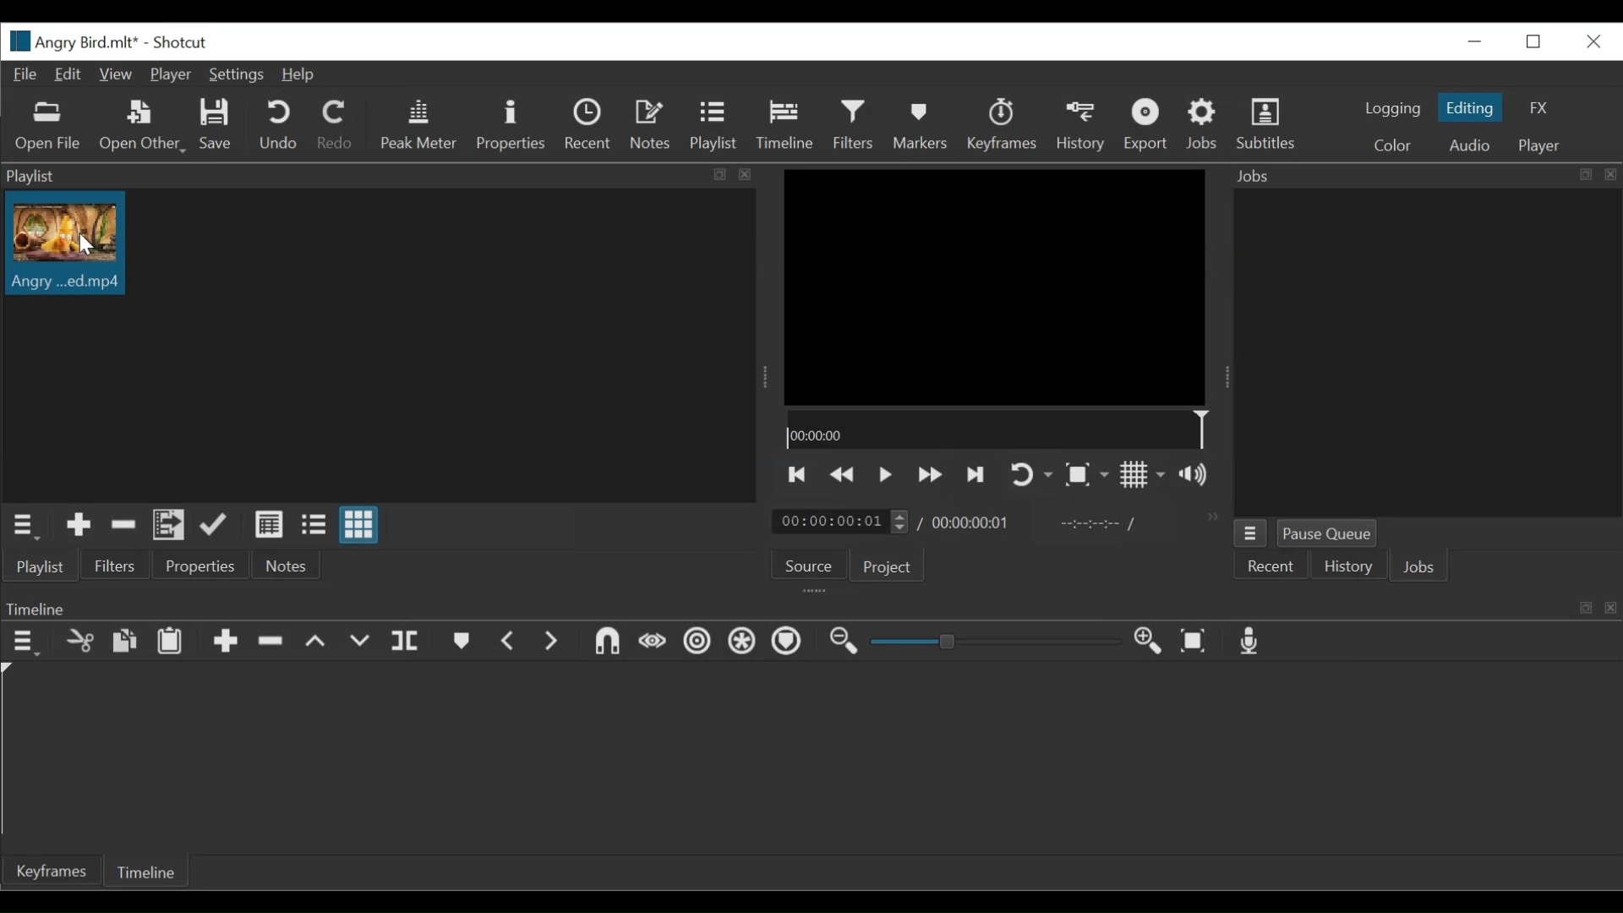 This screenshot has height=913, width=1623. What do you see at coordinates (123, 528) in the screenshot?
I see `Cut` at bounding box center [123, 528].